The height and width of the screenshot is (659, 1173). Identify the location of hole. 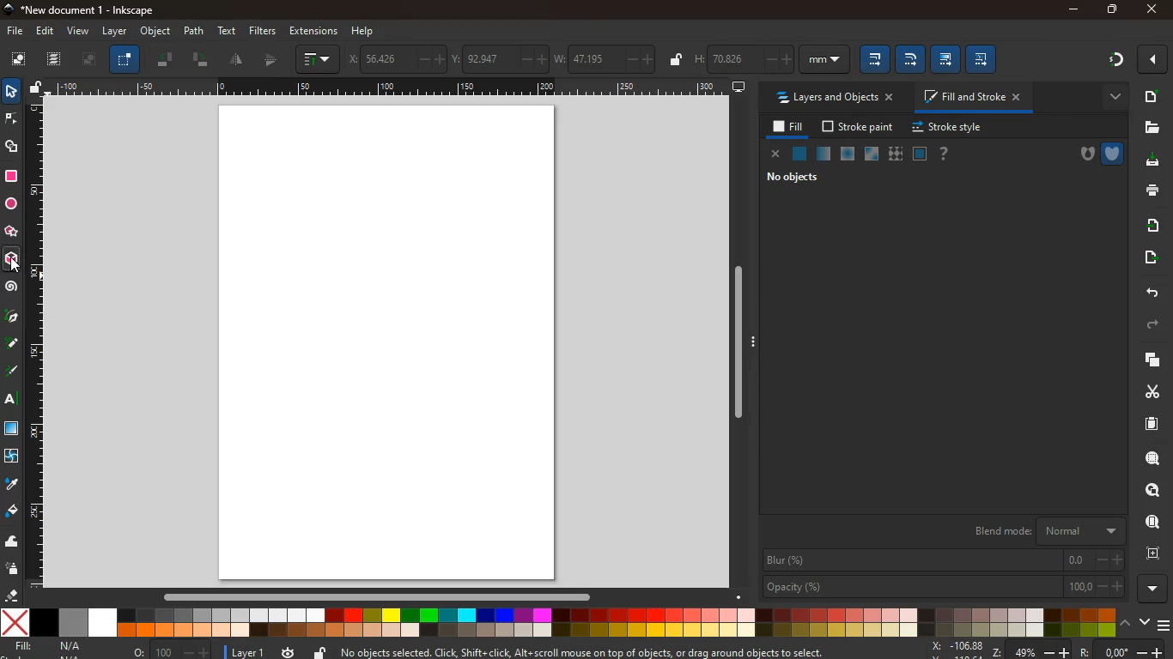
(1081, 154).